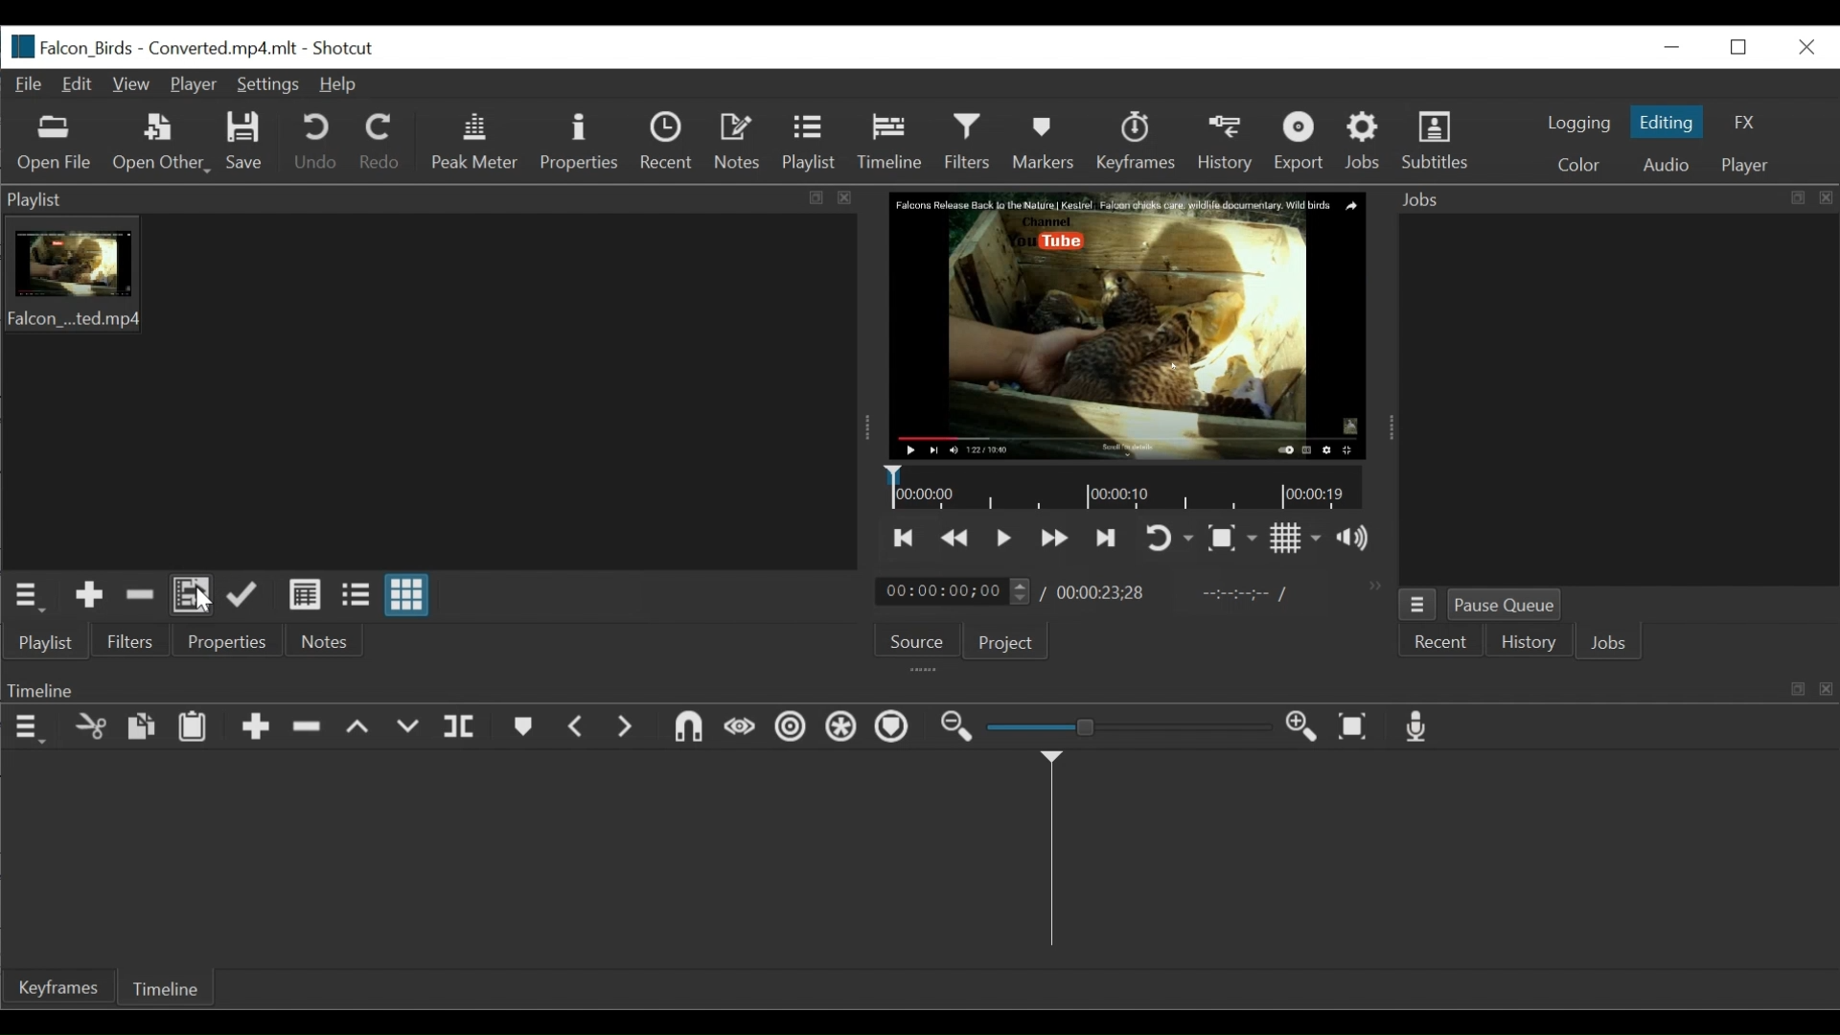  I want to click on Jobs, so click(1365, 141).